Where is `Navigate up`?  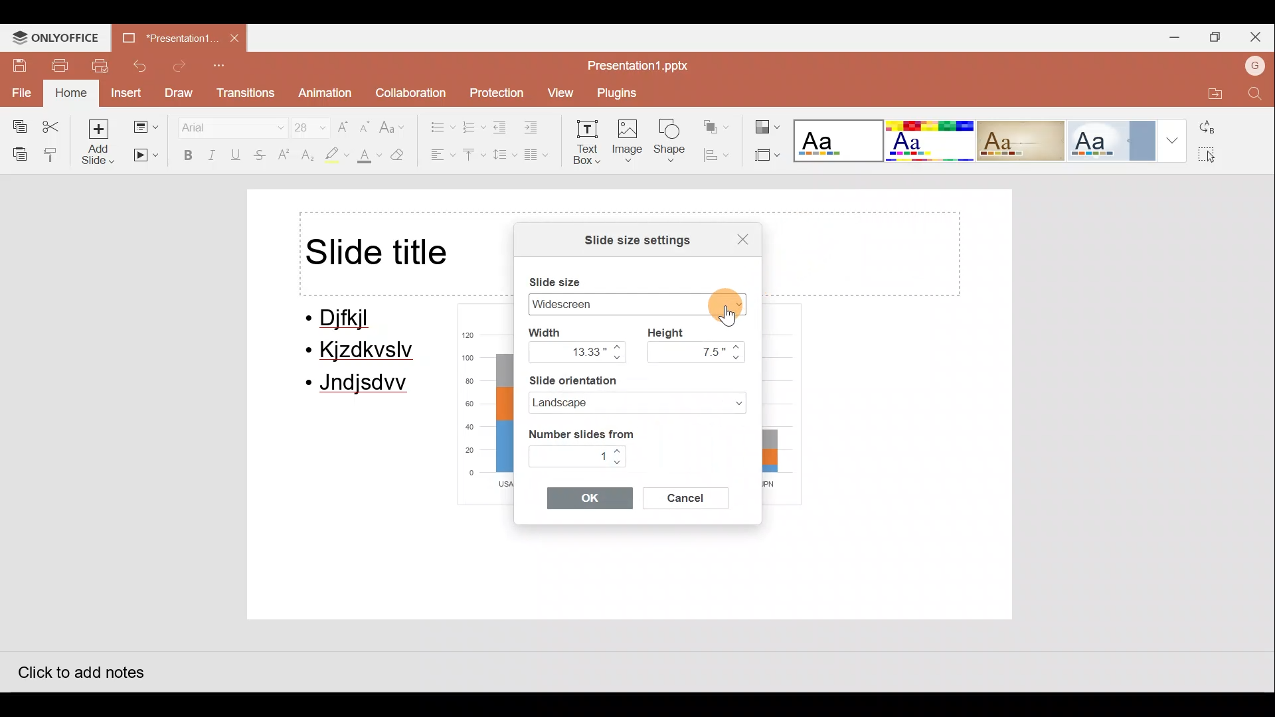
Navigate up is located at coordinates (618, 346).